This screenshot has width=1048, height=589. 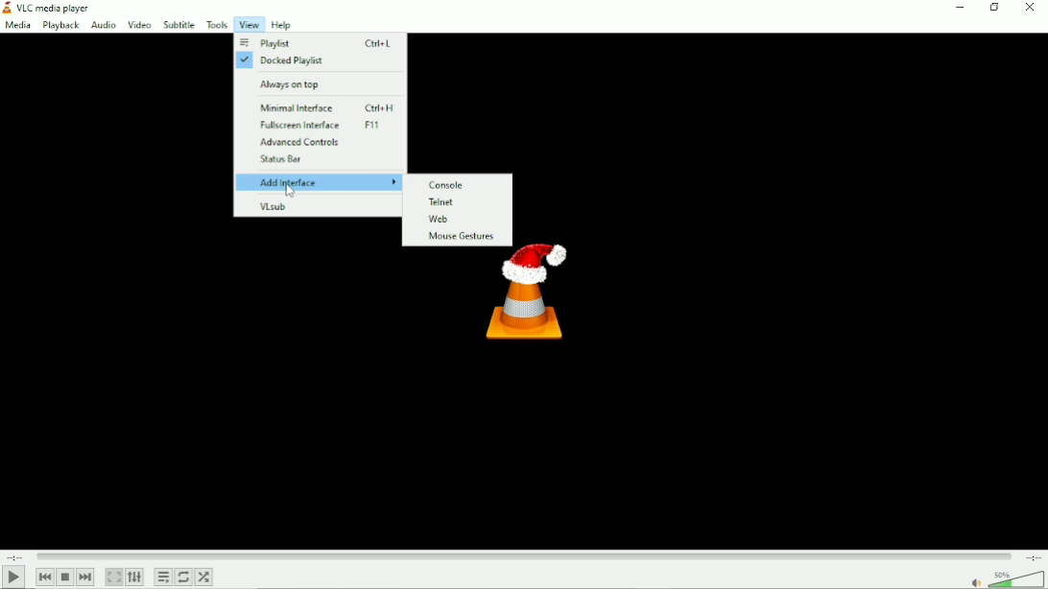 I want to click on Logo, so click(x=525, y=302).